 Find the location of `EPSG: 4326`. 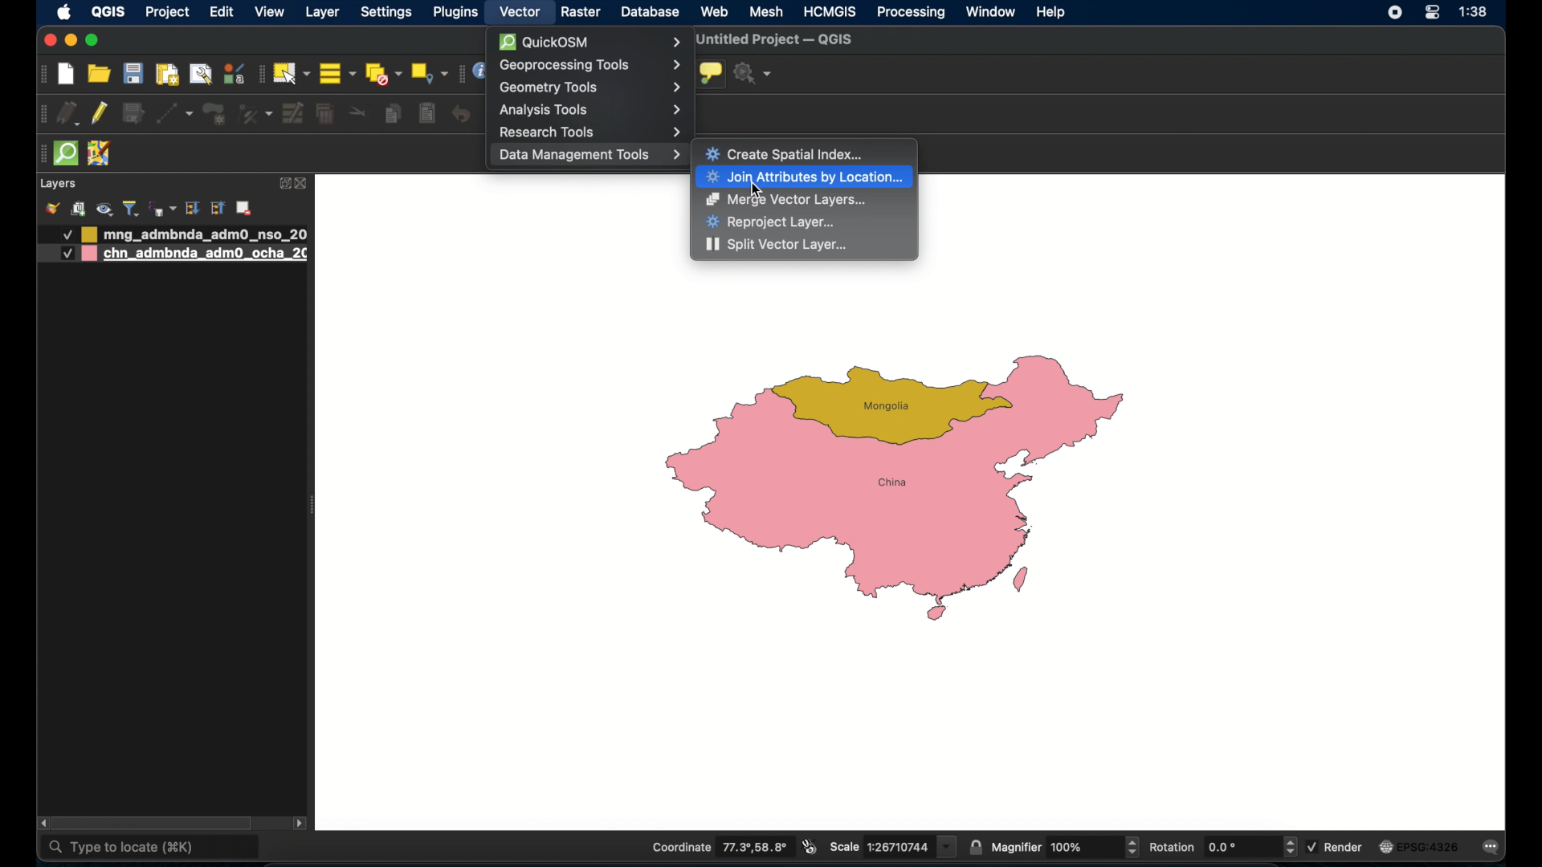

EPSG: 4326 is located at coordinates (1418, 846).